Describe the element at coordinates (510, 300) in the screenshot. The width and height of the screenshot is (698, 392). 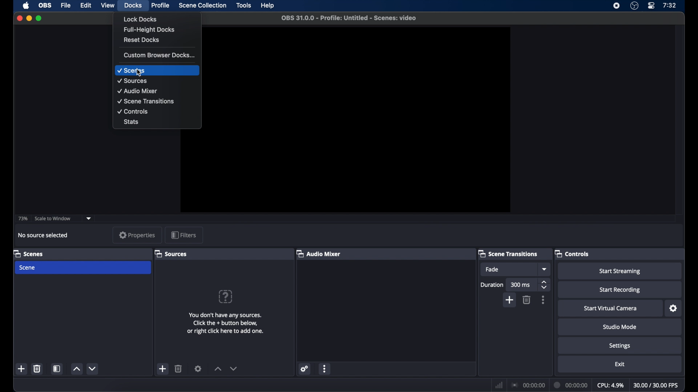
I see `add` at that location.